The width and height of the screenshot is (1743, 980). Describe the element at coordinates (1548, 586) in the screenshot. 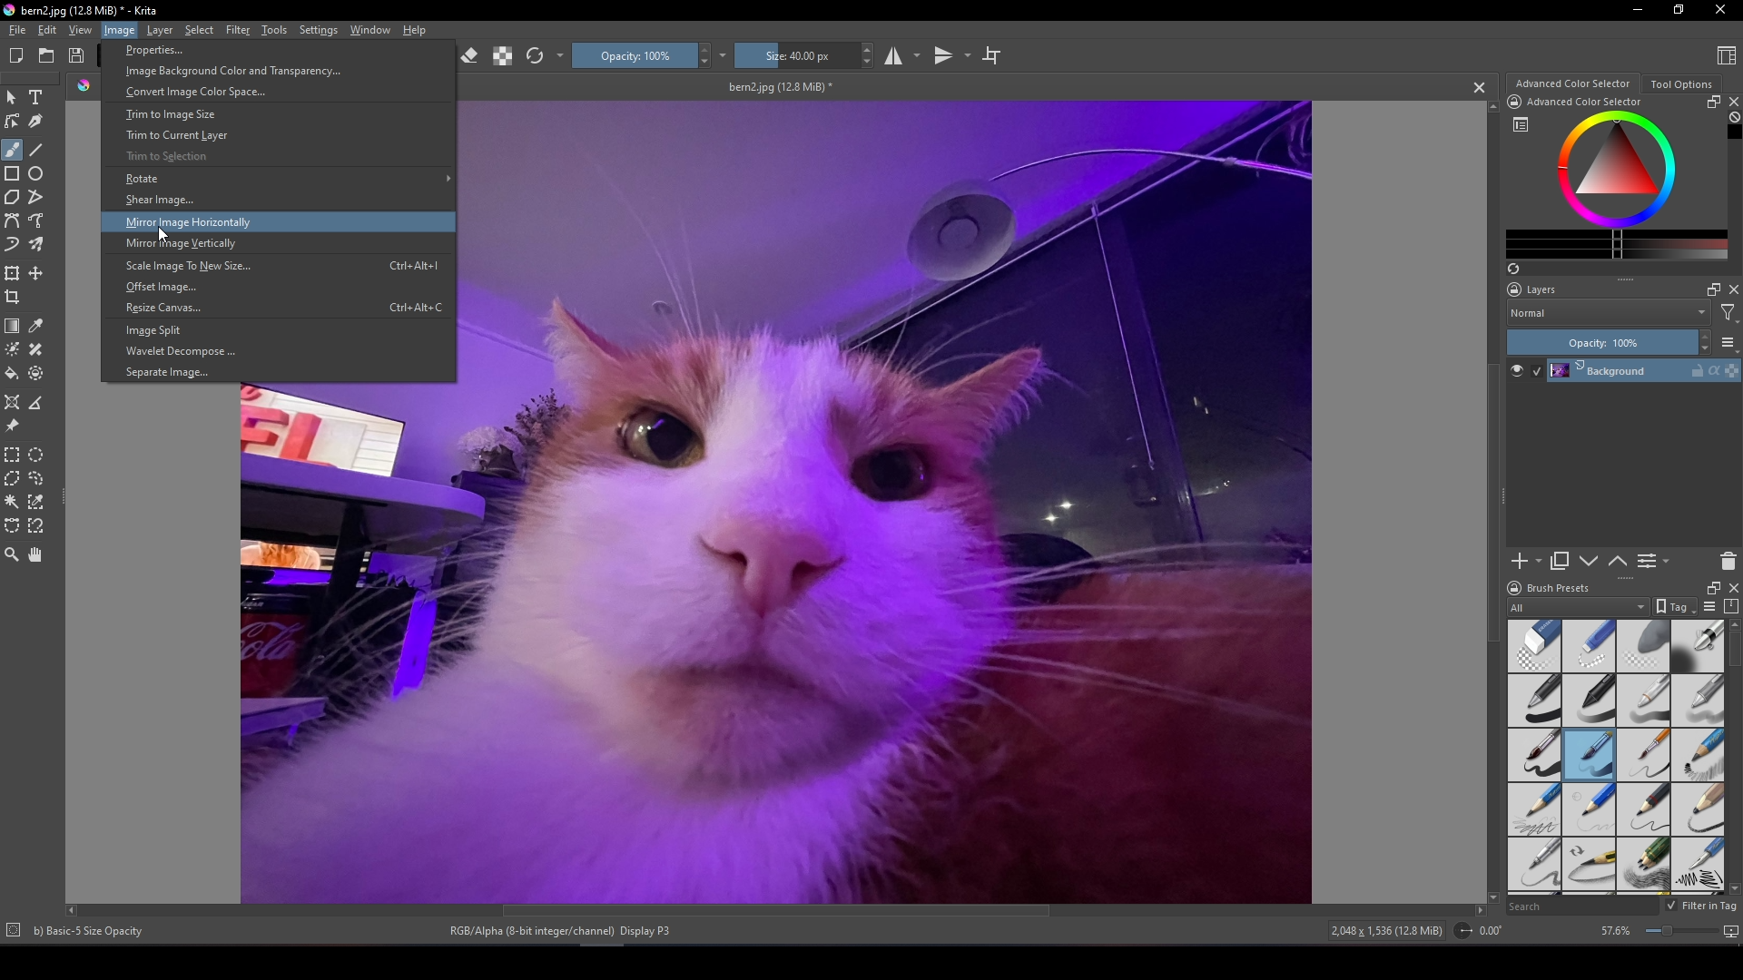

I see `Brush label` at that location.